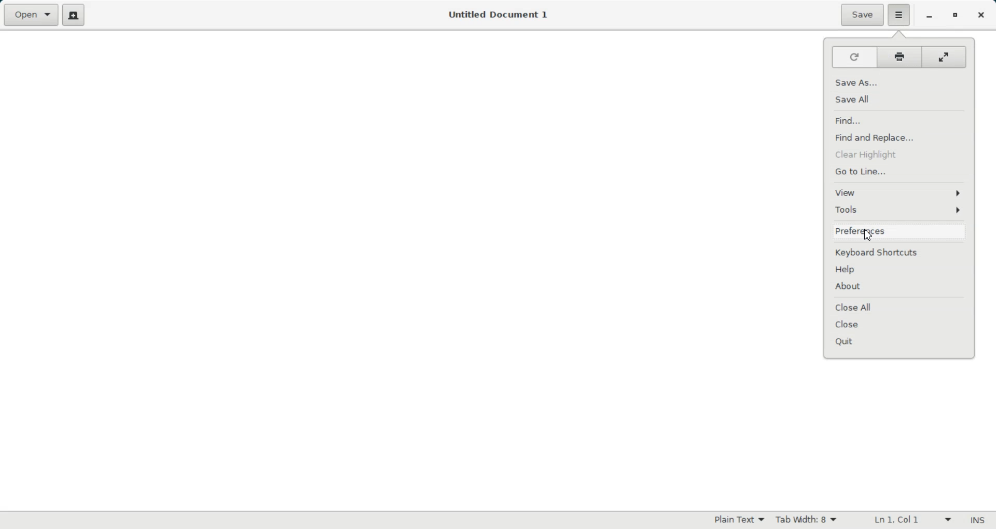  I want to click on Help, so click(900, 268).